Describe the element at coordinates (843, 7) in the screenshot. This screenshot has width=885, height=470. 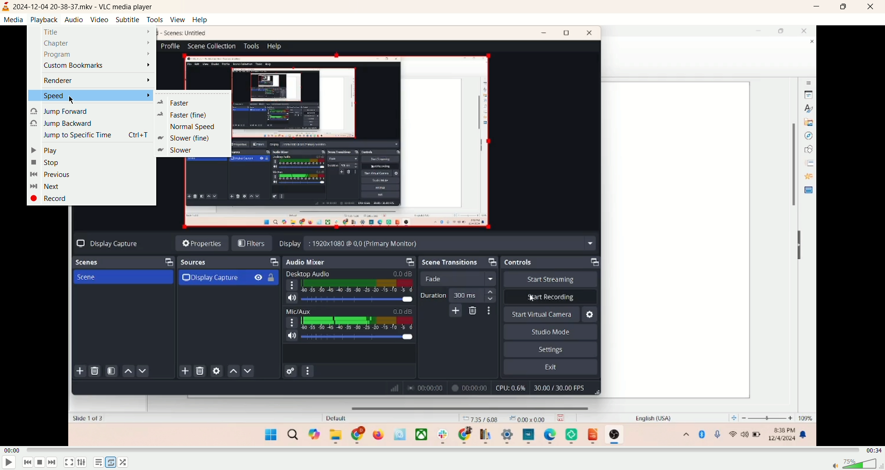
I see `maximize` at that location.